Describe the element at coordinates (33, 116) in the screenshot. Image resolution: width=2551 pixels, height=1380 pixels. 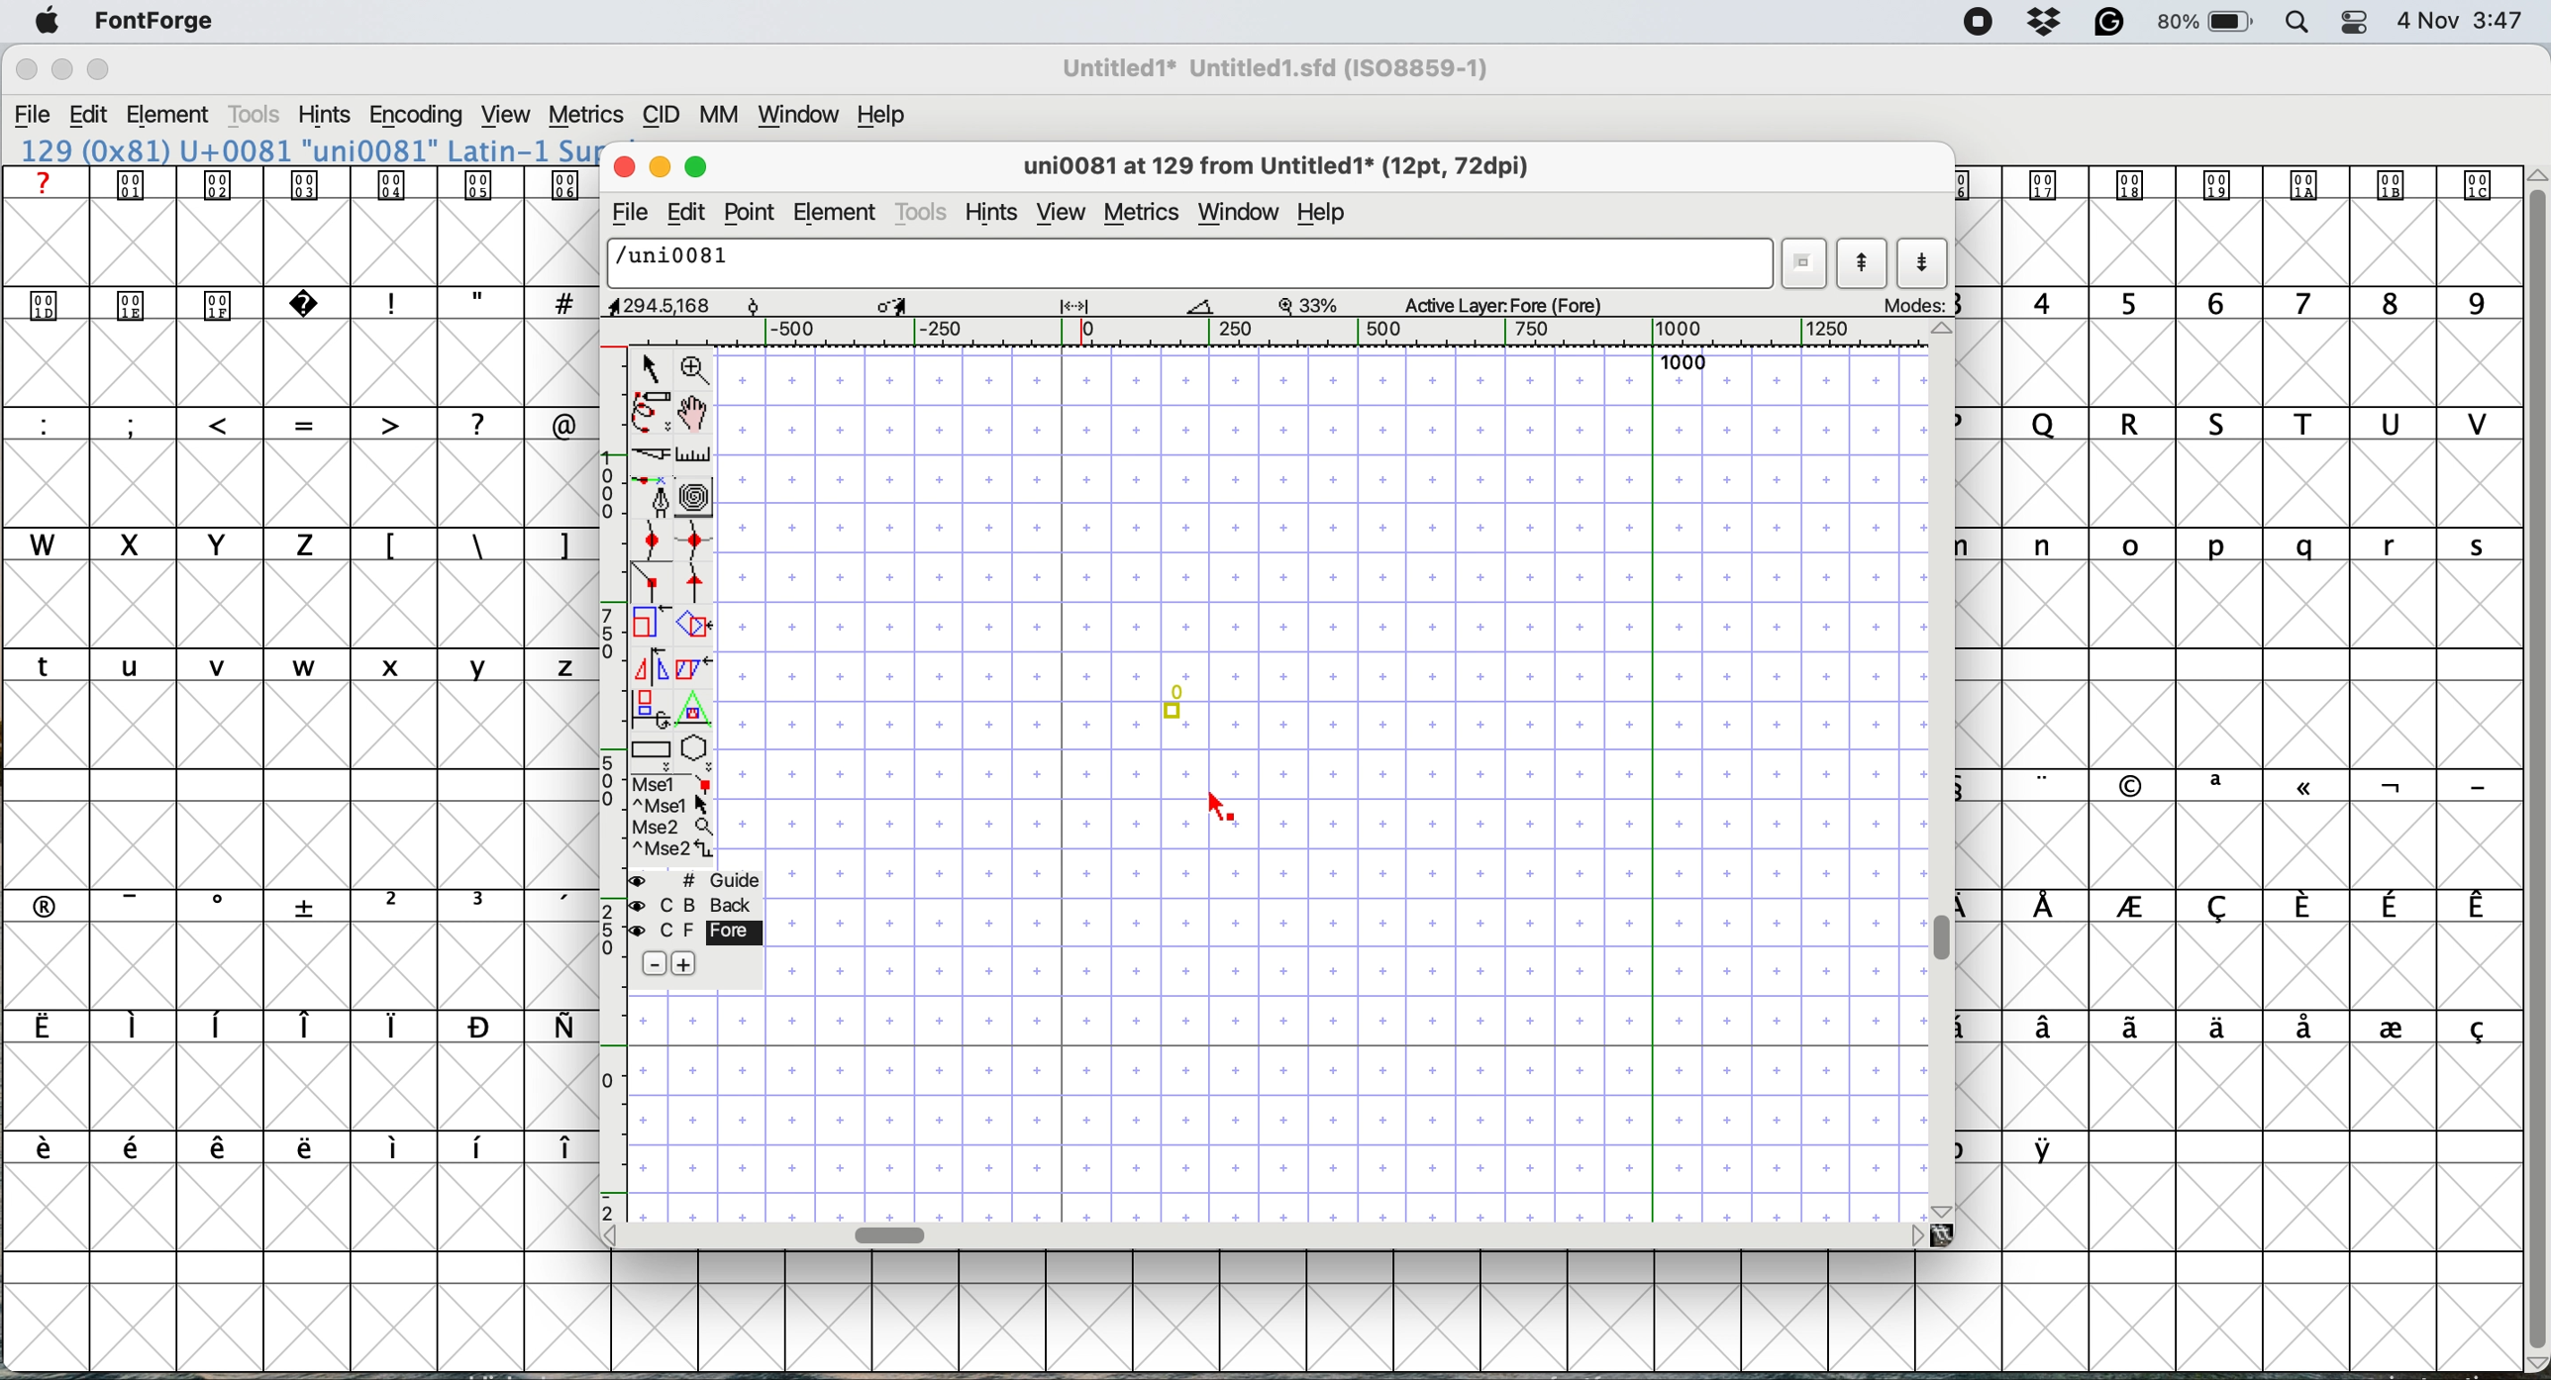
I see `File` at that location.